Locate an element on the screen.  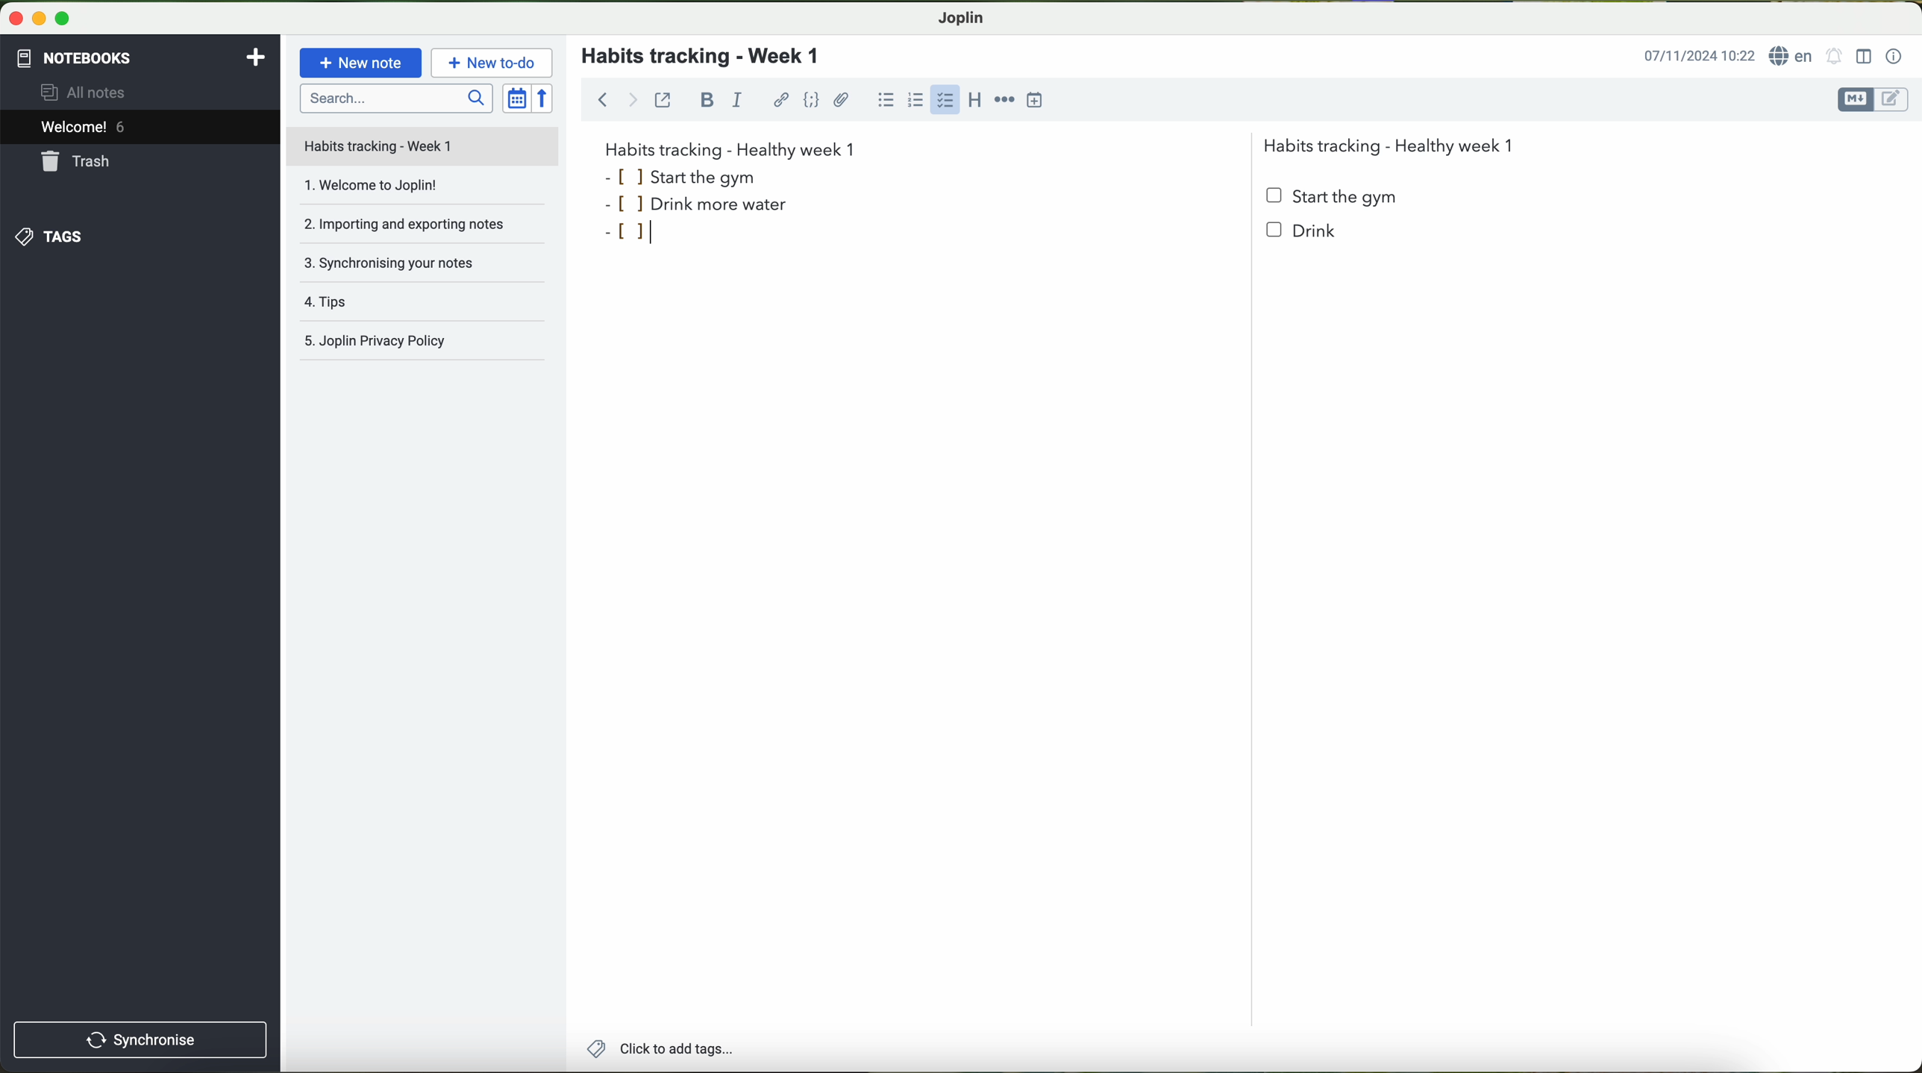
back is located at coordinates (598, 98).